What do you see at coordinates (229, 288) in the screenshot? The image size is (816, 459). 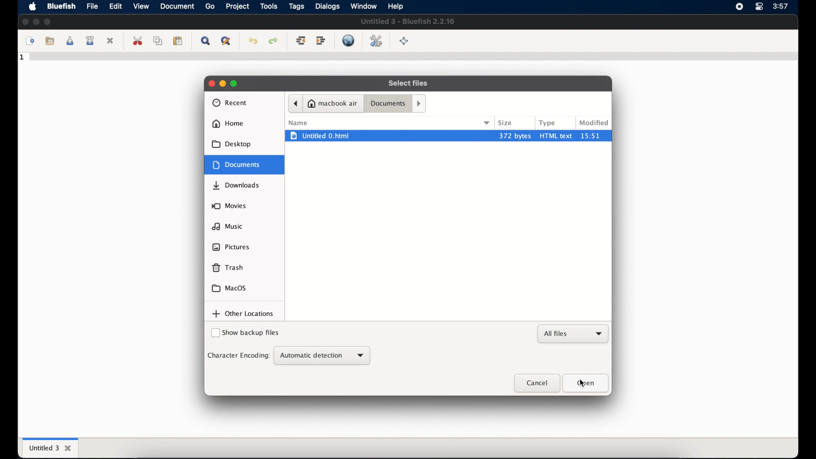 I see `macOS` at bounding box center [229, 288].